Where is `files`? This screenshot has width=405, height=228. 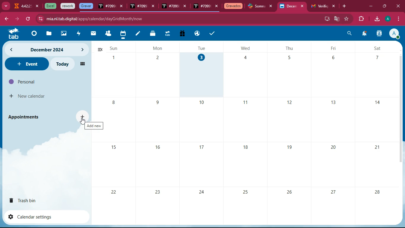 files is located at coordinates (48, 34).